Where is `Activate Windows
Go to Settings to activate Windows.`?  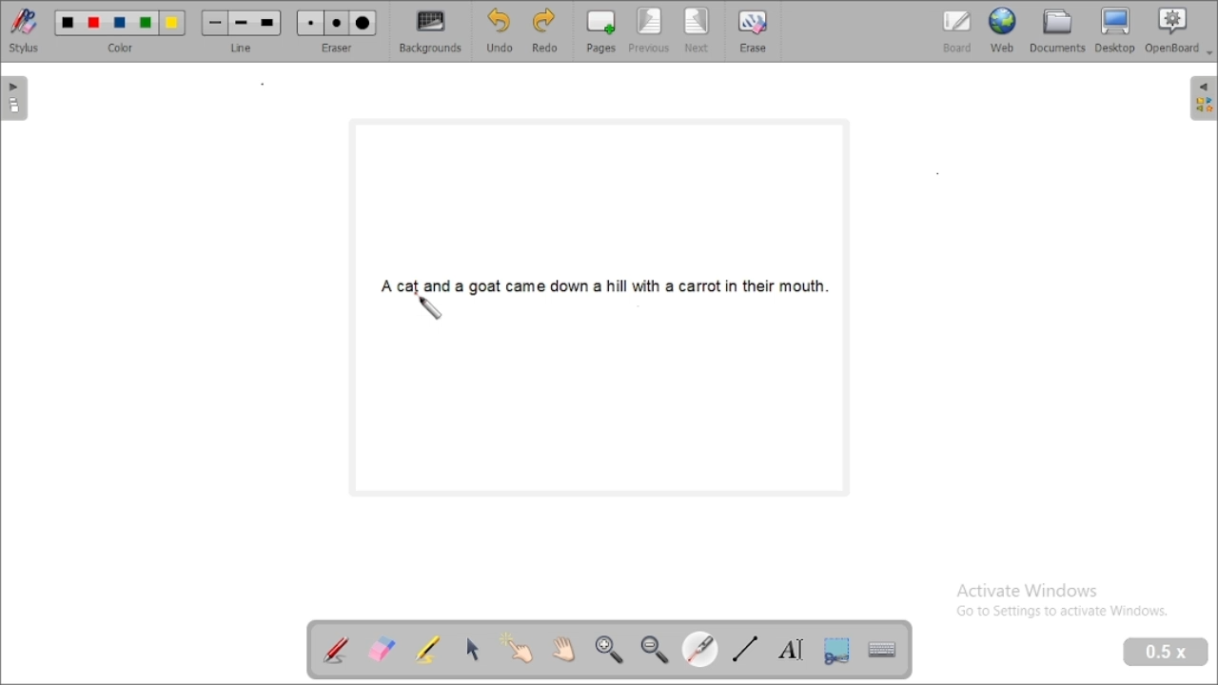 Activate Windows
Go to Settings to activate Windows. is located at coordinates (1064, 602).